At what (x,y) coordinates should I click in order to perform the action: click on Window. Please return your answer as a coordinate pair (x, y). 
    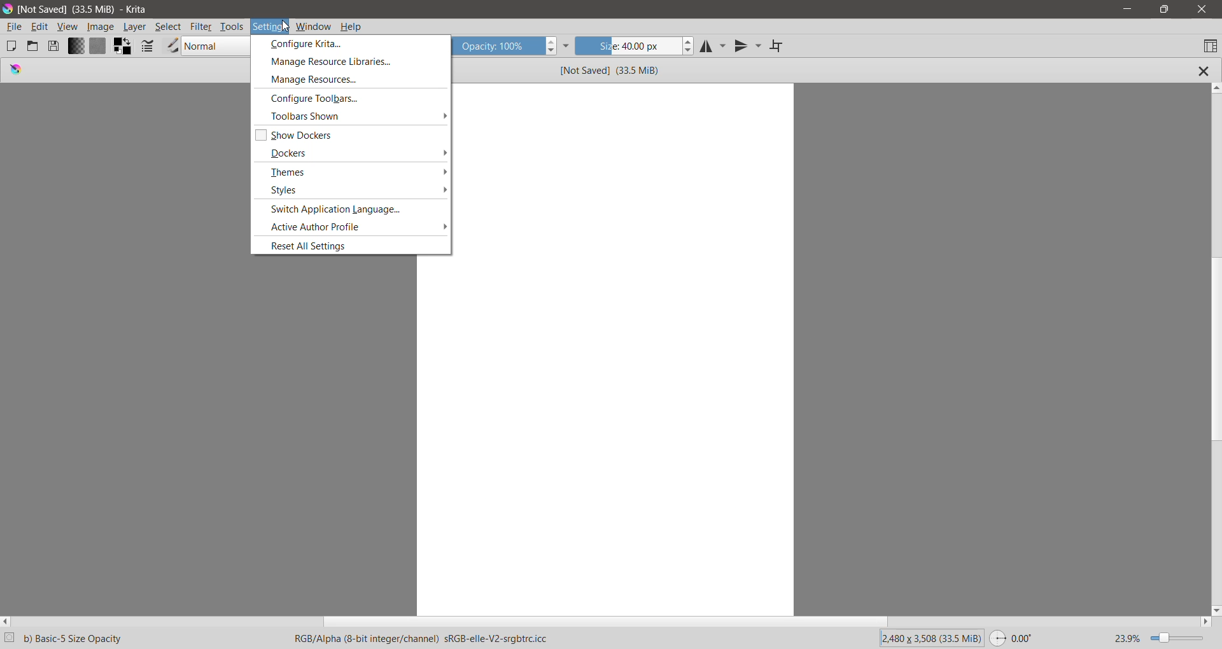
    Looking at the image, I should click on (314, 27).